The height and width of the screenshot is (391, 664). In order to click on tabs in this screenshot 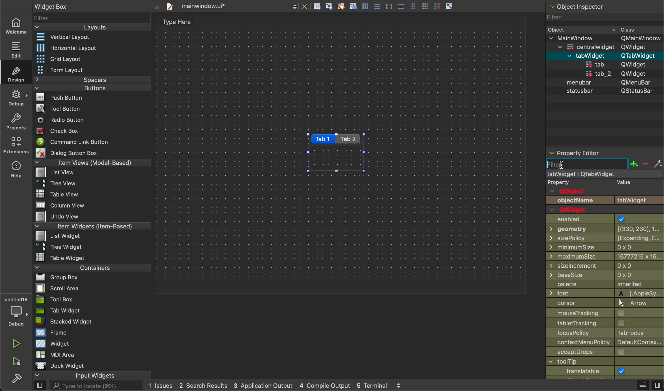, I will do `click(337, 152)`.